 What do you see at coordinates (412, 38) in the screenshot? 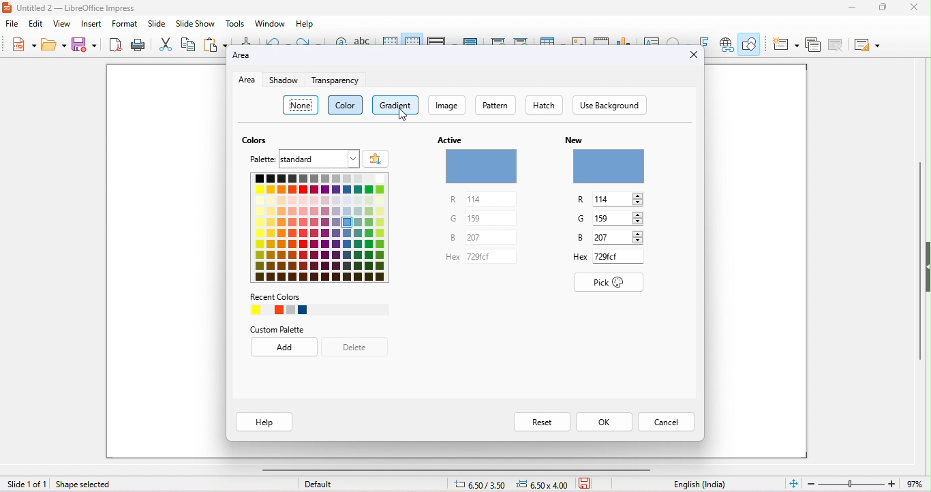
I see `snap to grid` at bounding box center [412, 38].